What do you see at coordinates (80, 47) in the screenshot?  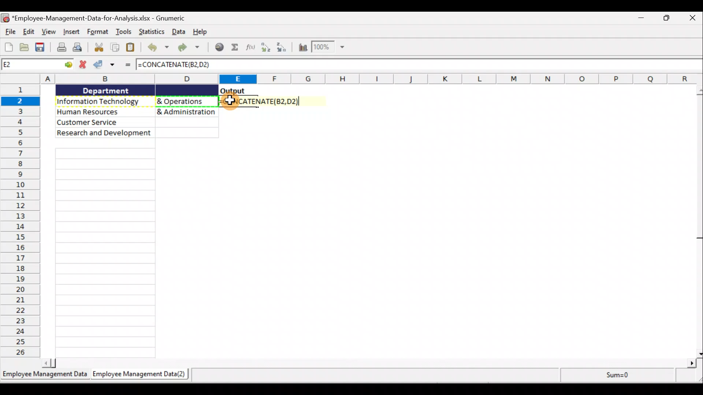 I see `Print preview` at bounding box center [80, 47].